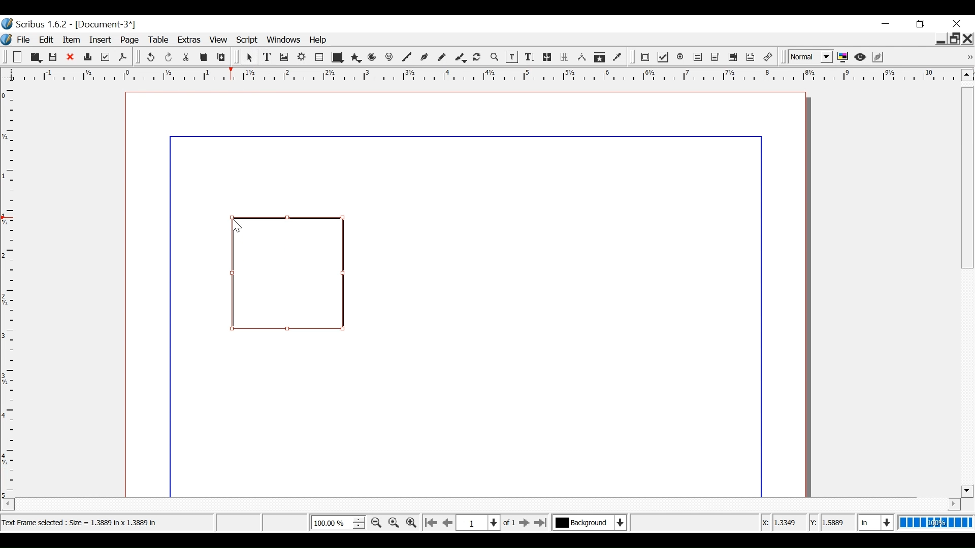 This screenshot has width=975, height=548. Describe the element at coordinates (187, 56) in the screenshot. I see `Cut` at that location.